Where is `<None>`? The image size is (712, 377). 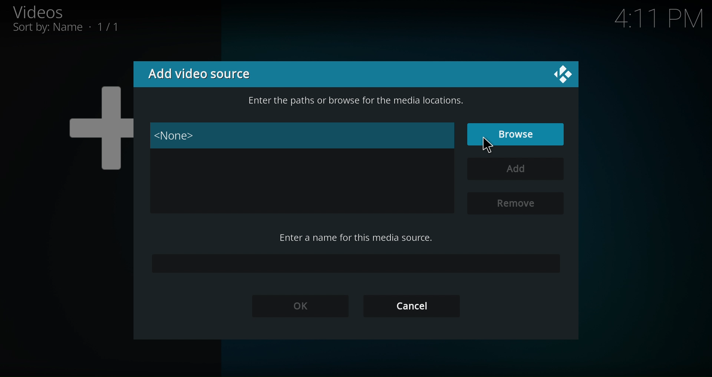 <None> is located at coordinates (303, 135).